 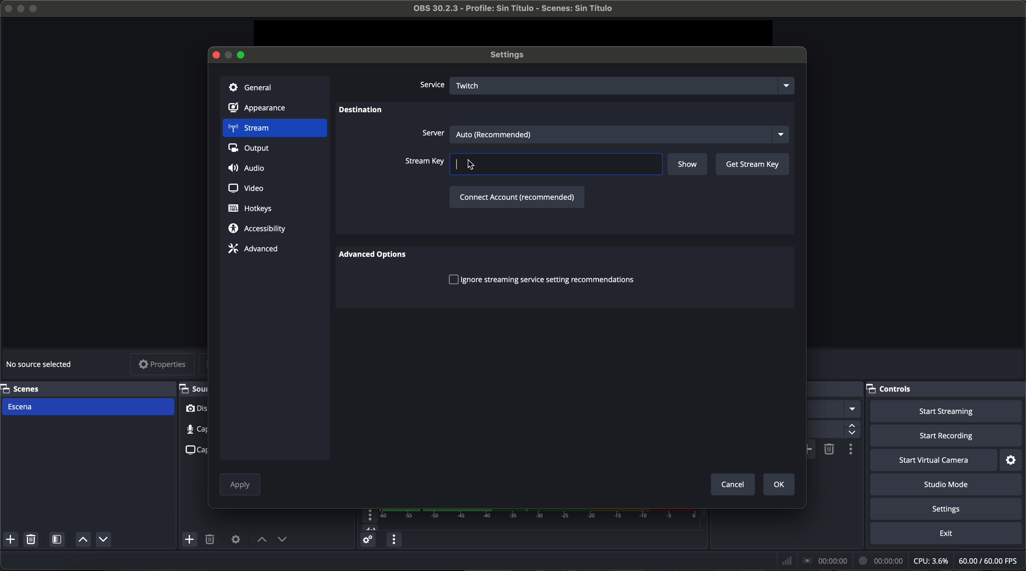 What do you see at coordinates (58, 541) in the screenshot?
I see `open scene filters` at bounding box center [58, 541].